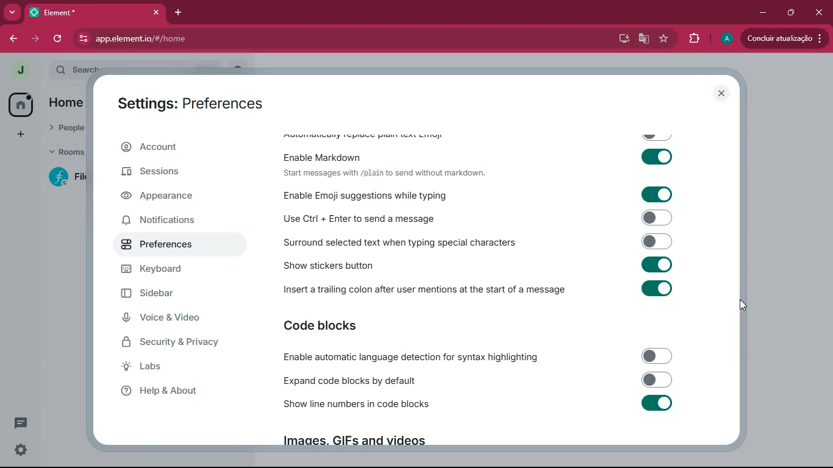 The height and width of the screenshot is (468, 833). What do you see at coordinates (70, 179) in the screenshot?
I see `filecoin lotus implementation ` at bounding box center [70, 179].